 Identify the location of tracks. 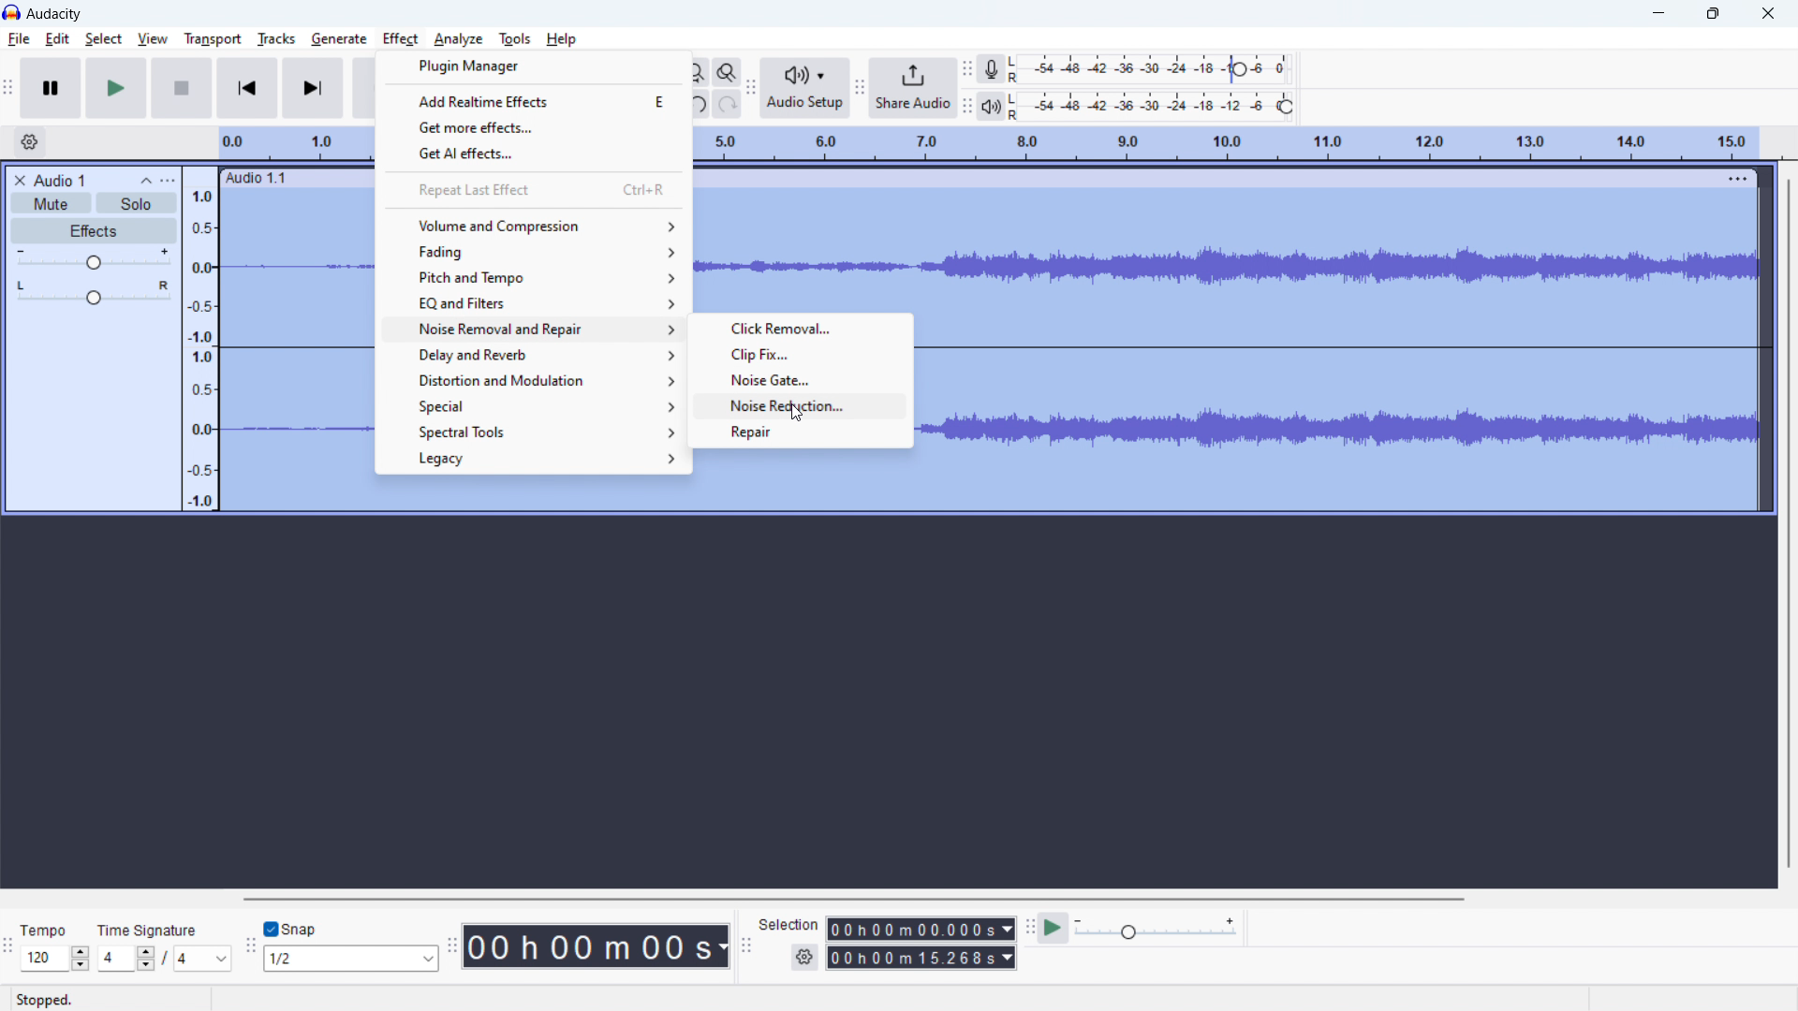
(275, 38).